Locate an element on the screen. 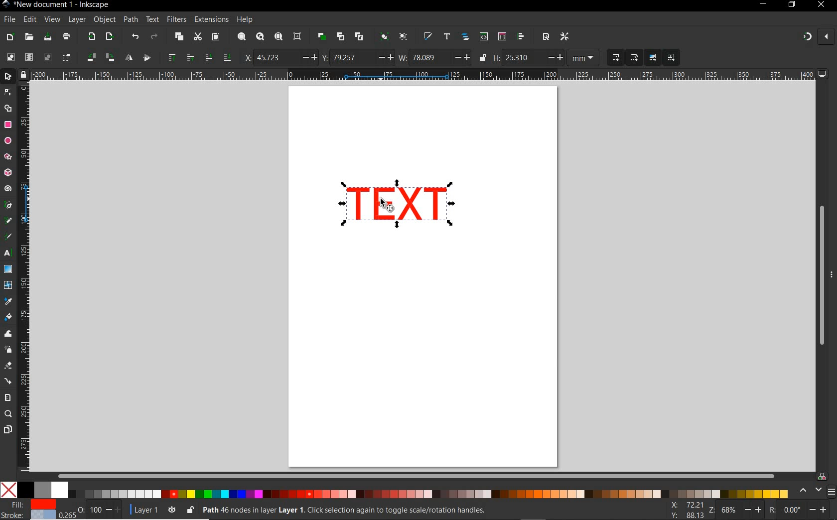 This screenshot has height=520, width=837. DROPPER TOOL is located at coordinates (8, 302).